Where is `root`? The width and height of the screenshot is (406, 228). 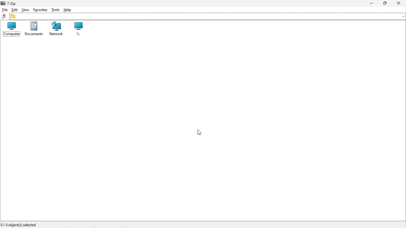 root is located at coordinates (80, 29).